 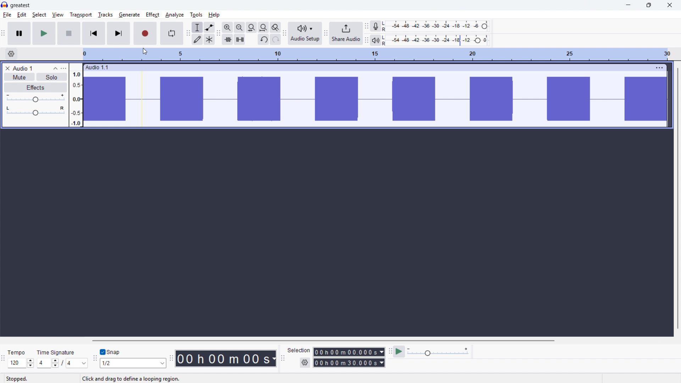 I want to click on fit project to width, so click(x=264, y=27).